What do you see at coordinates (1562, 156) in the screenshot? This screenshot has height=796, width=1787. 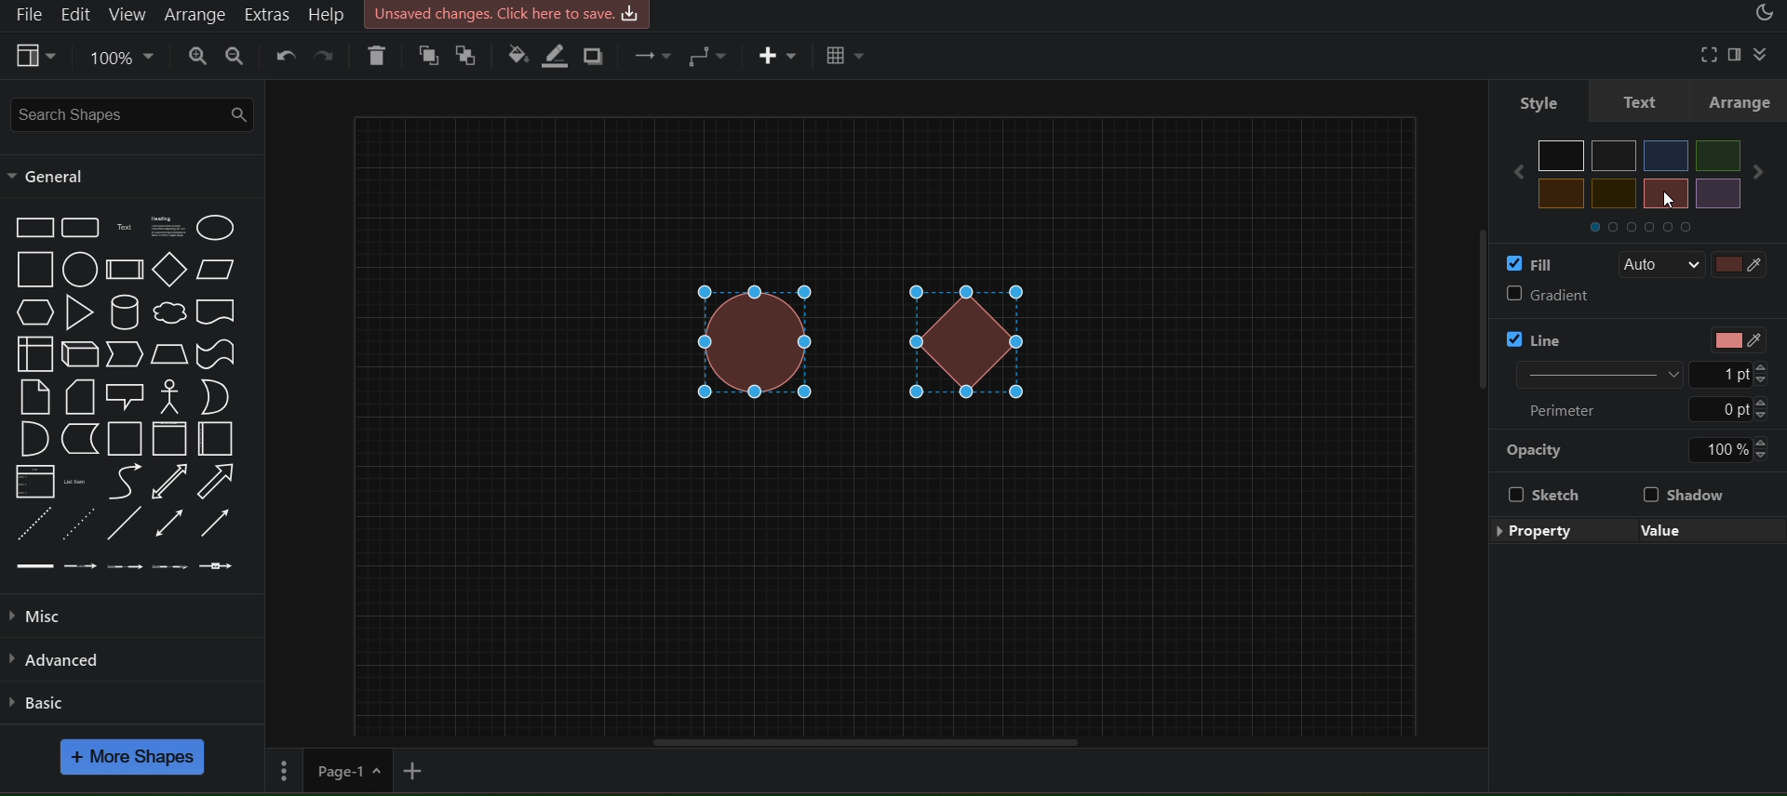 I see `` at bounding box center [1562, 156].